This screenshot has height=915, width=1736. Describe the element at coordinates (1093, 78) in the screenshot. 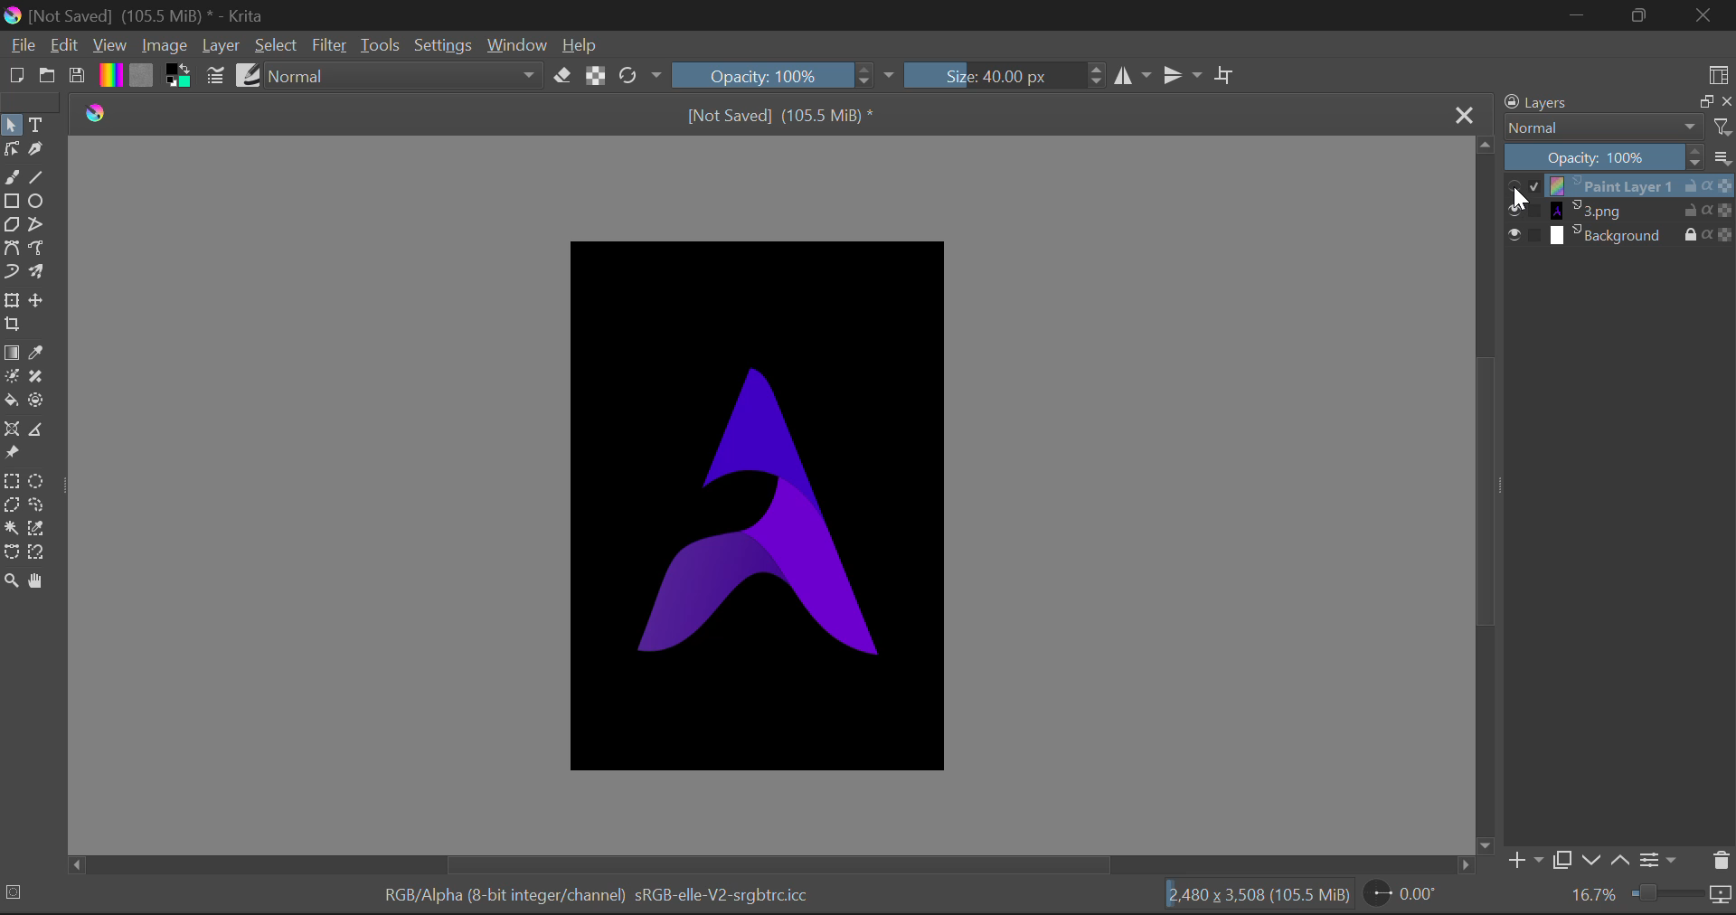

I see `Increase or decrease size` at that location.